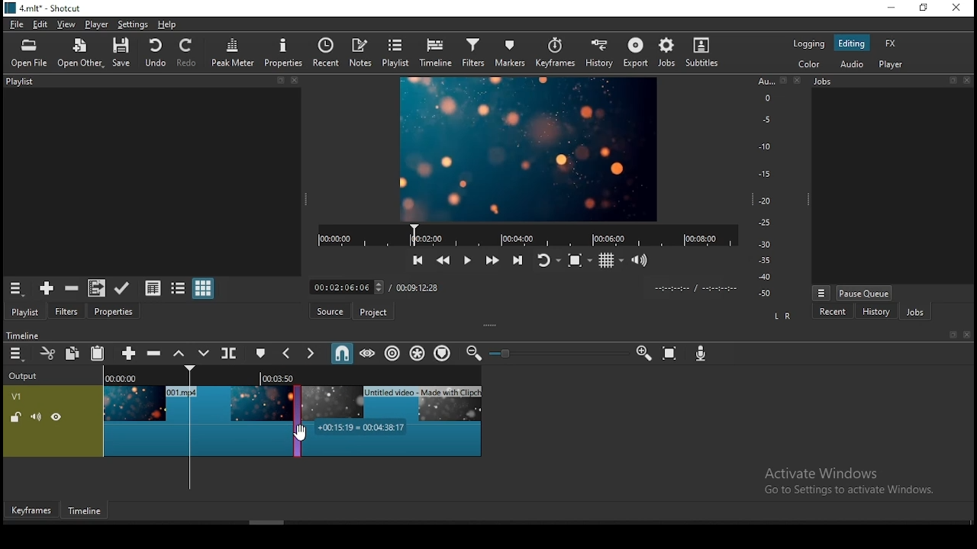 The width and height of the screenshot is (977, 549). Describe the element at coordinates (701, 354) in the screenshot. I see `record audio` at that location.